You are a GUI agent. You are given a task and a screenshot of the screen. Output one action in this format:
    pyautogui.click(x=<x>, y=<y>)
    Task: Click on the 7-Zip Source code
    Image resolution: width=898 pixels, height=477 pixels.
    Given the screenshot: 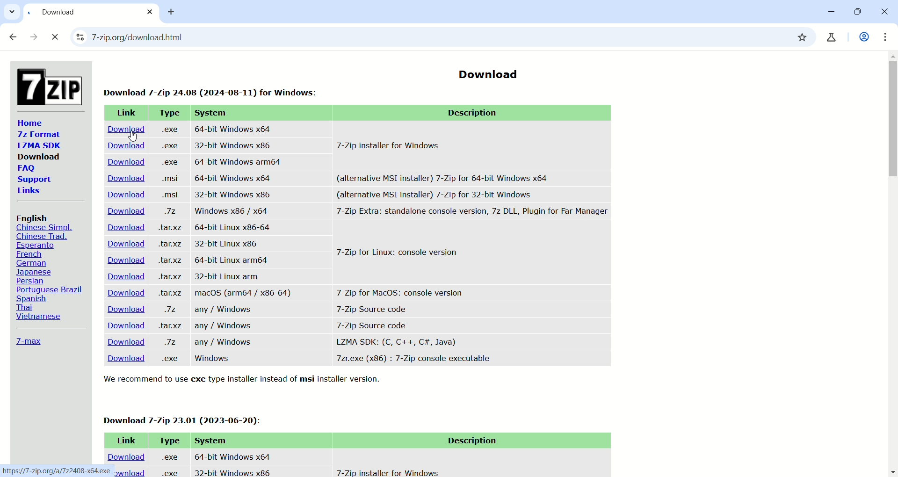 What is the action you would take?
    pyautogui.click(x=372, y=325)
    